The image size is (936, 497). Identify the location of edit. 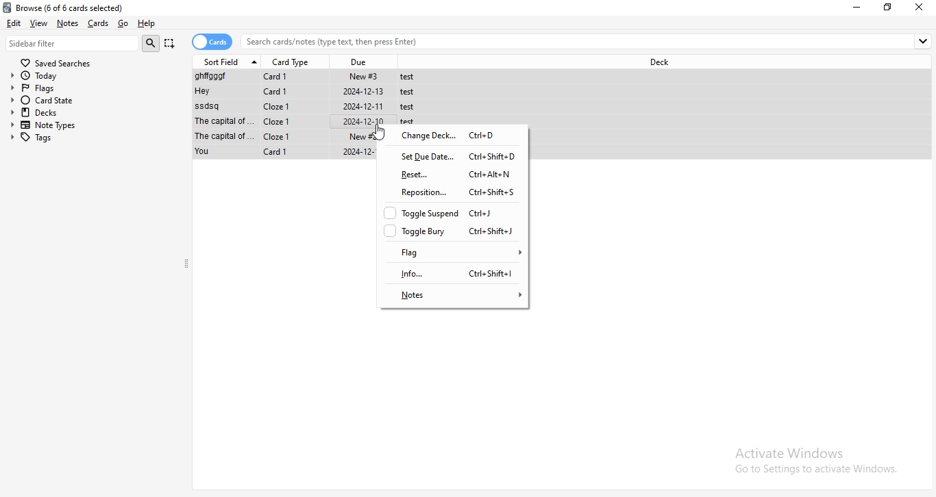
(14, 24).